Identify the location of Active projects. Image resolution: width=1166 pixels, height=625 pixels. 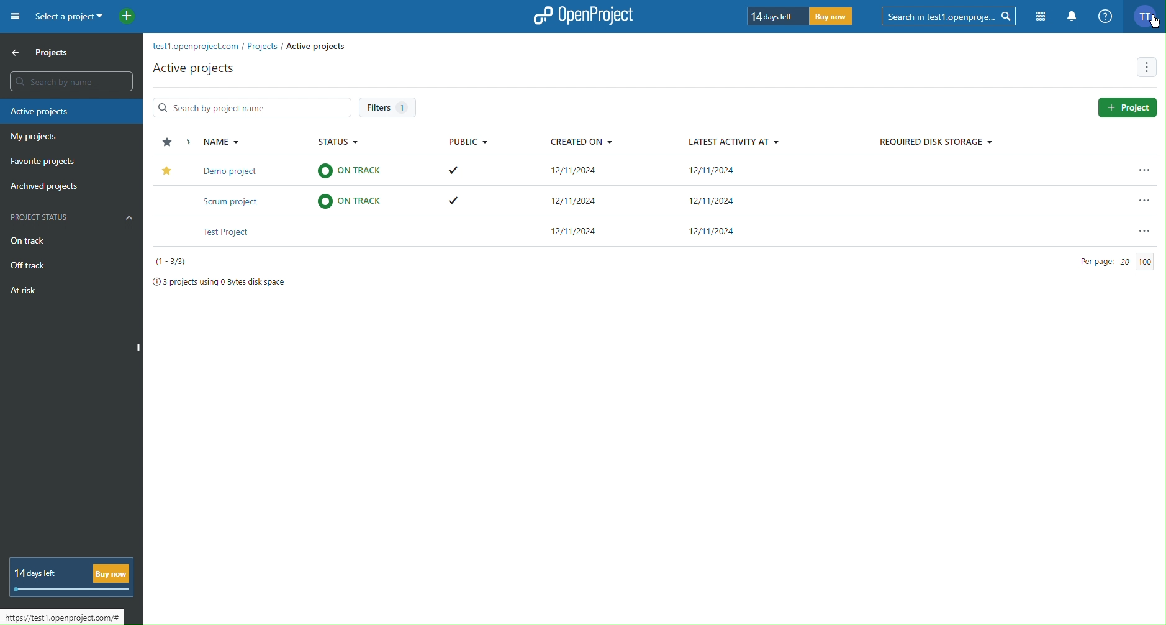
(193, 68).